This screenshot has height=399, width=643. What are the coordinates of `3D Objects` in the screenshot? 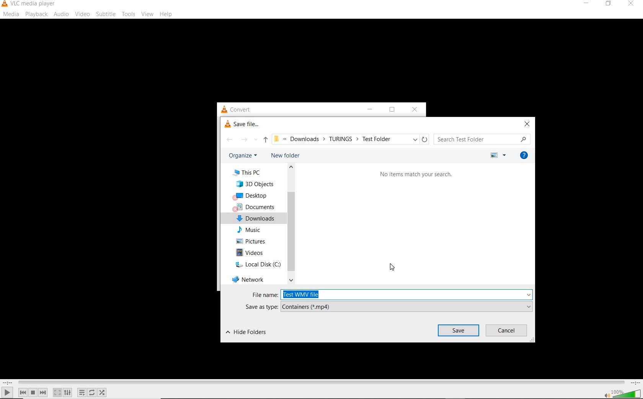 It's located at (256, 183).